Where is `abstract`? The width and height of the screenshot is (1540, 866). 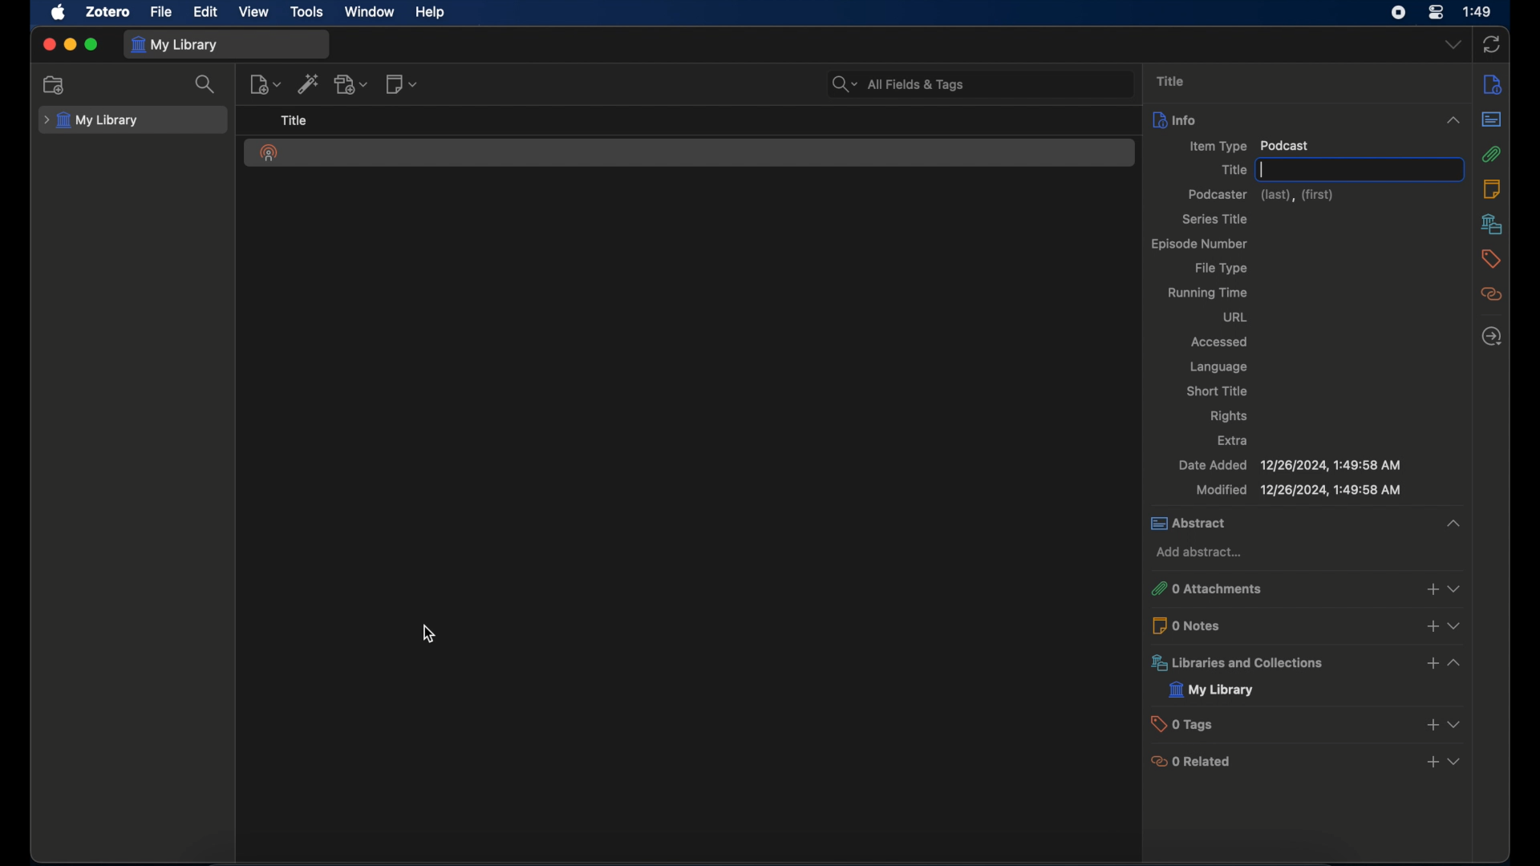 abstract is located at coordinates (1492, 119).